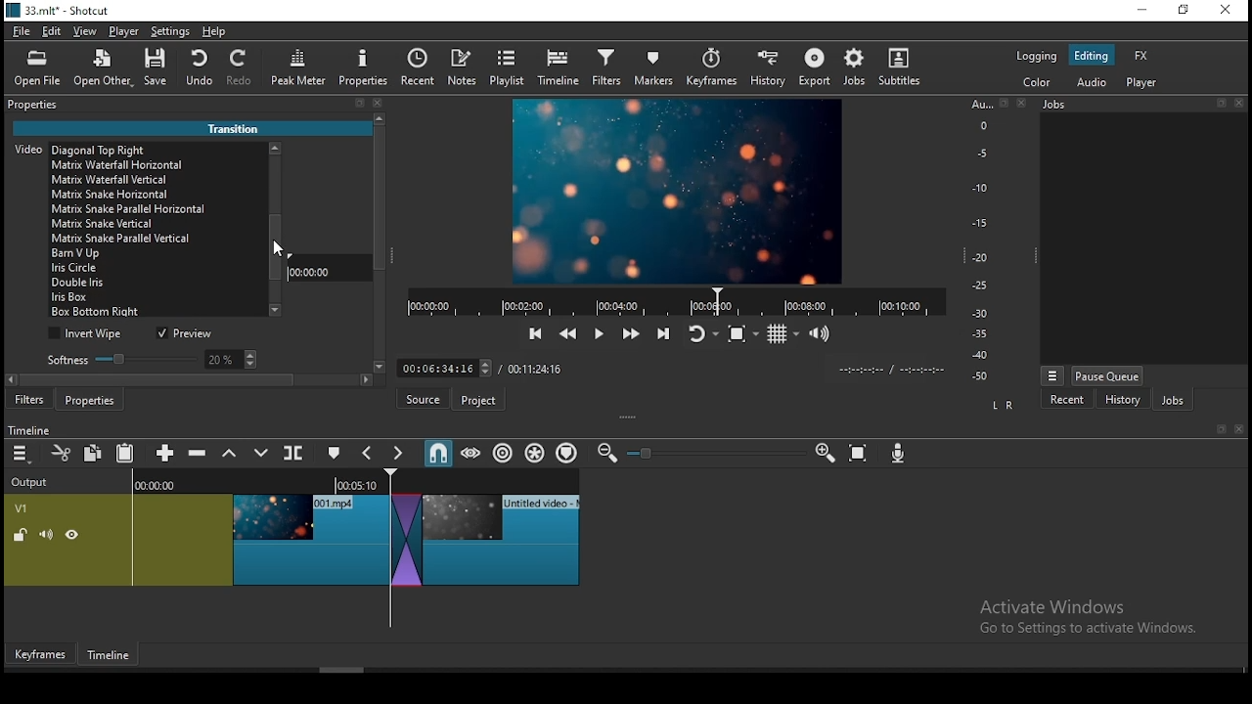 The height and width of the screenshot is (704, 1252). I want to click on player, so click(1142, 84).